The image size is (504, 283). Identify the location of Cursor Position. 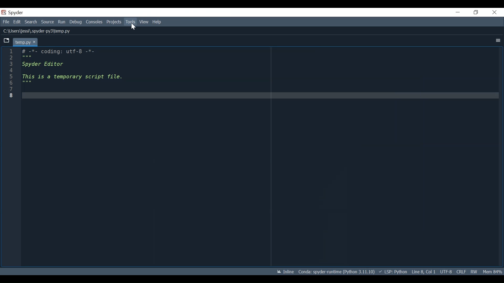
(423, 272).